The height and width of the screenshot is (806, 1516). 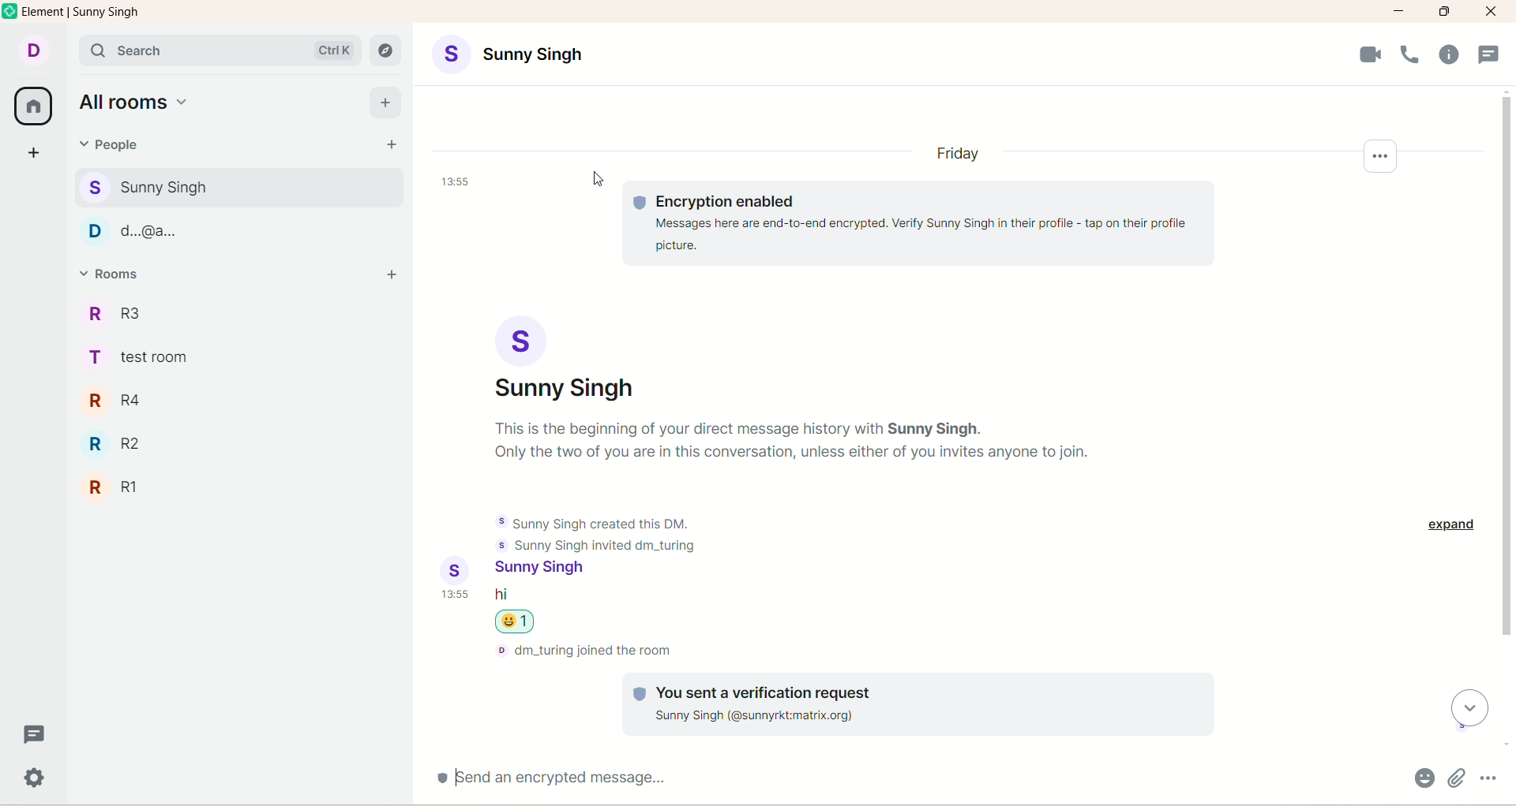 What do you see at coordinates (10, 10) in the screenshot?
I see `Element logo` at bounding box center [10, 10].